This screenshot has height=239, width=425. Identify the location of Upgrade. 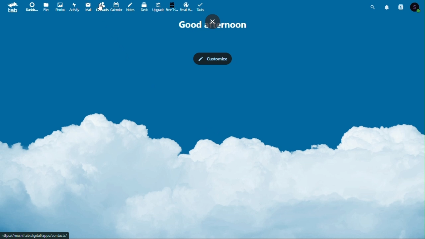
(158, 6).